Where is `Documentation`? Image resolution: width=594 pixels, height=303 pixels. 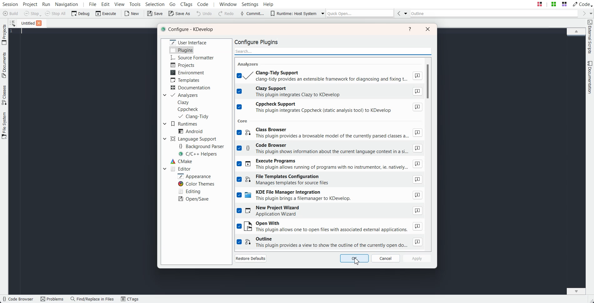 Documentation is located at coordinates (191, 88).